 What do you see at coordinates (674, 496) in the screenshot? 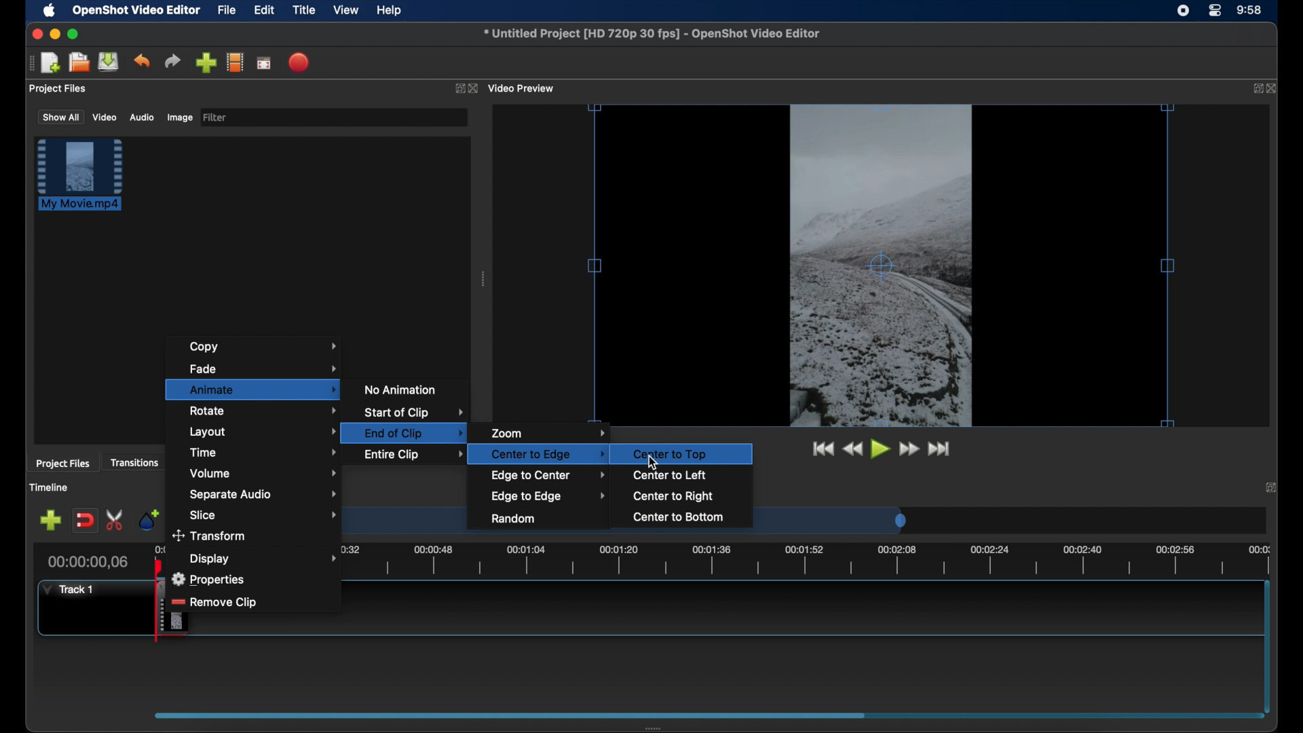
I see `center to right` at bounding box center [674, 496].